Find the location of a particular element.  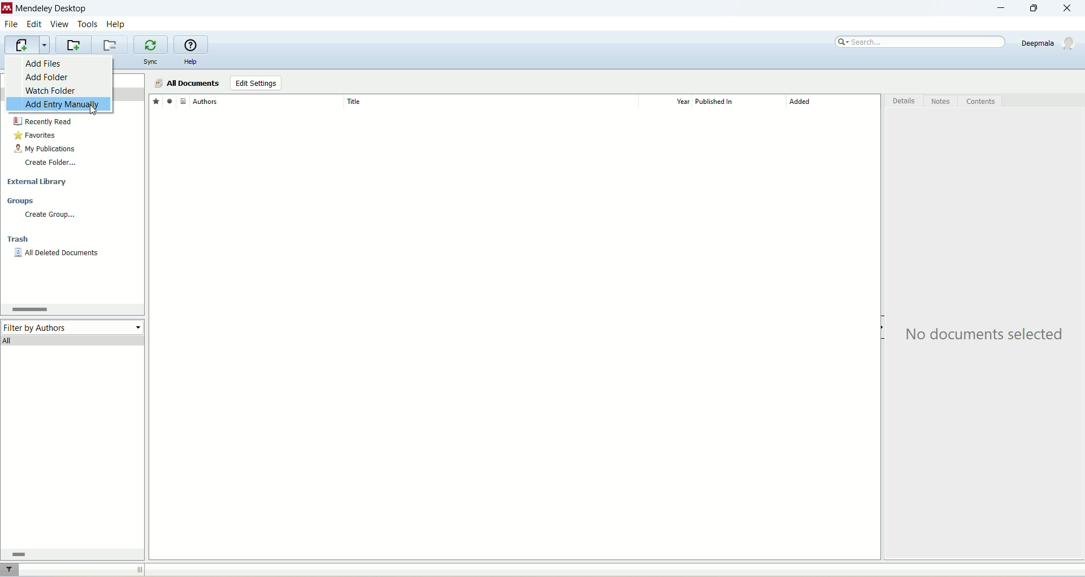

account is located at coordinates (1050, 43).